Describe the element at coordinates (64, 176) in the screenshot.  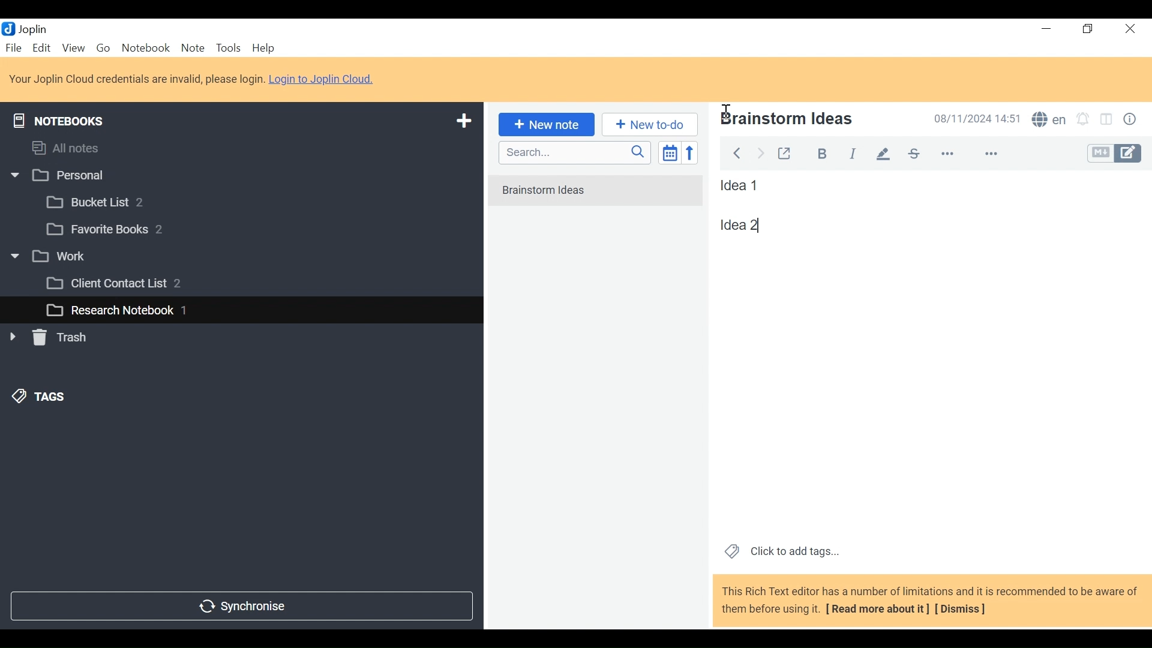
I see `w |] Personal` at that location.